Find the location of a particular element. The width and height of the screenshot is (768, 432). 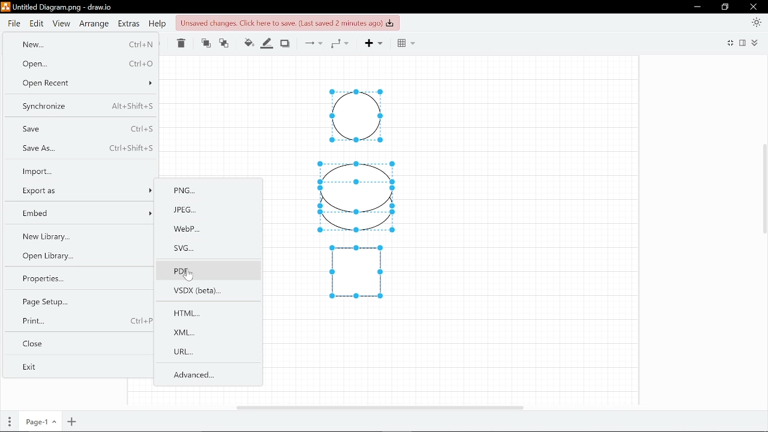

PNG is located at coordinates (207, 192).